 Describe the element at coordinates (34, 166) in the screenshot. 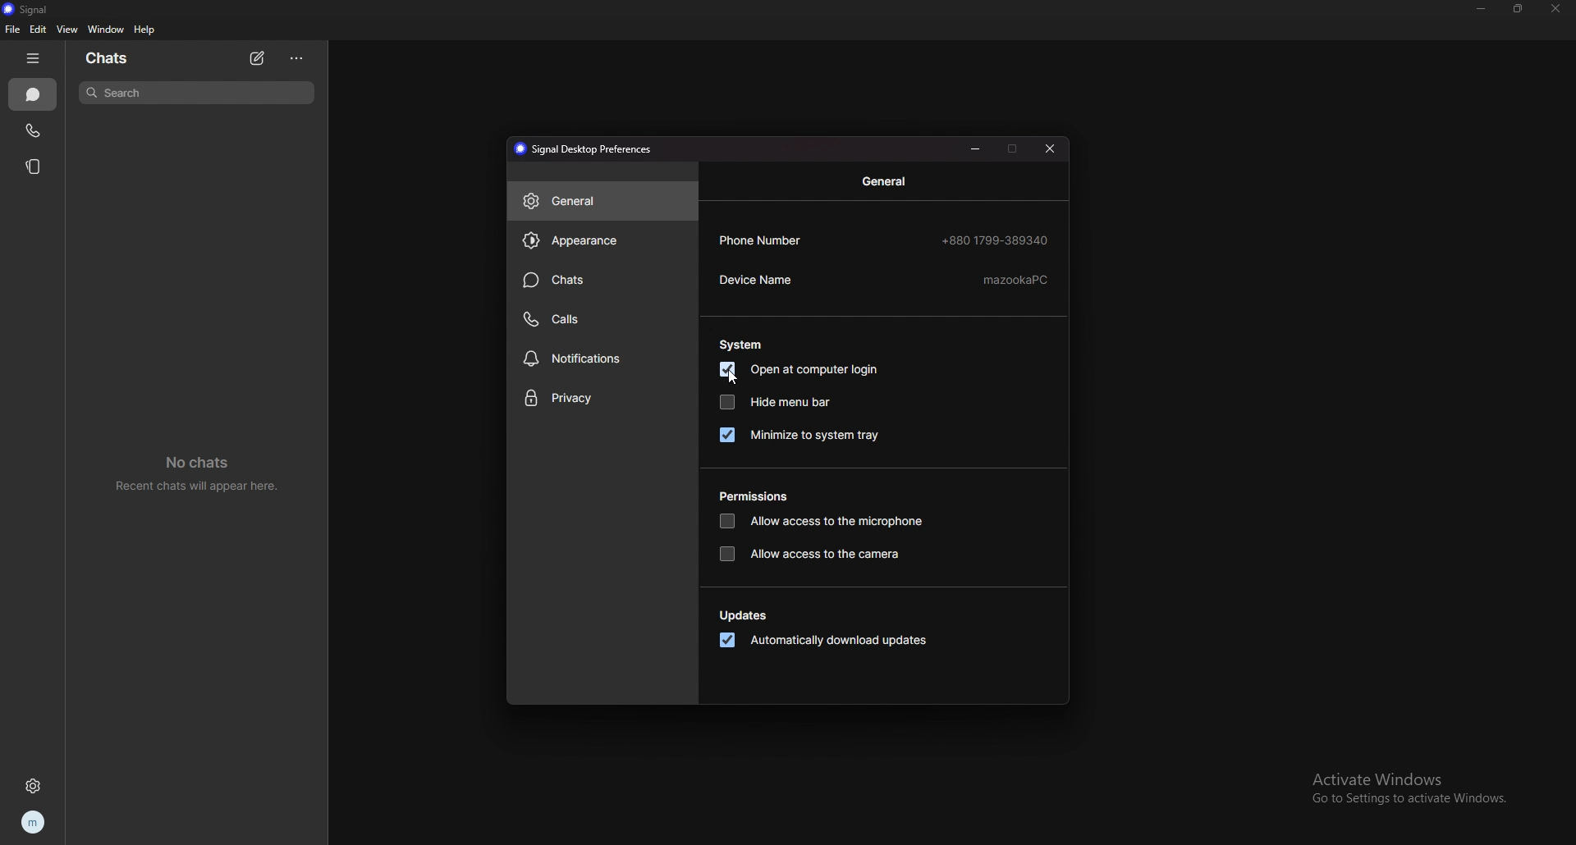

I see `stories` at that location.